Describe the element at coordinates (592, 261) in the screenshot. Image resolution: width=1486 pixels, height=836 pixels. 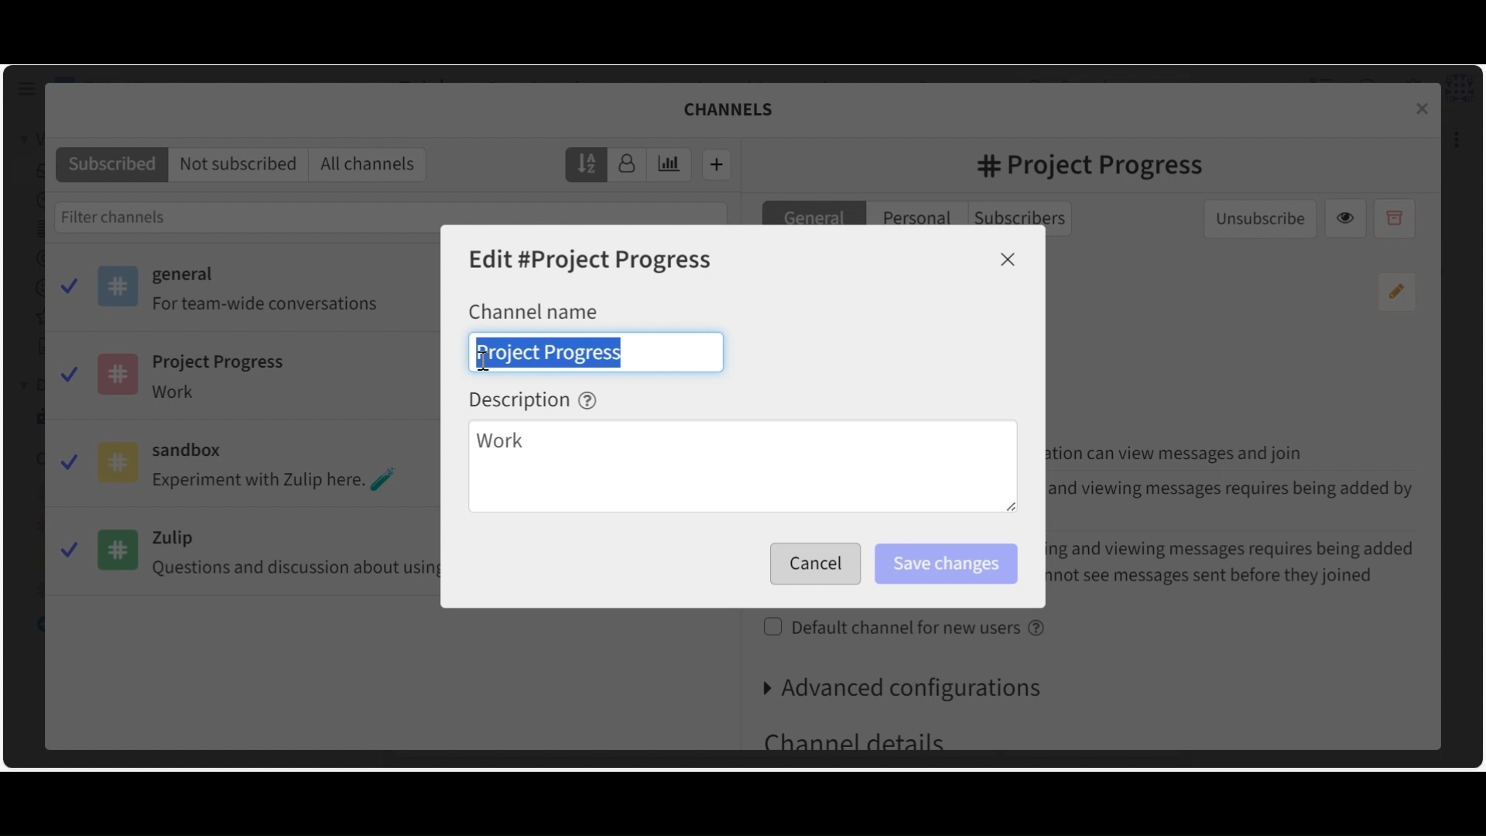
I see `Edit Channel` at that location.